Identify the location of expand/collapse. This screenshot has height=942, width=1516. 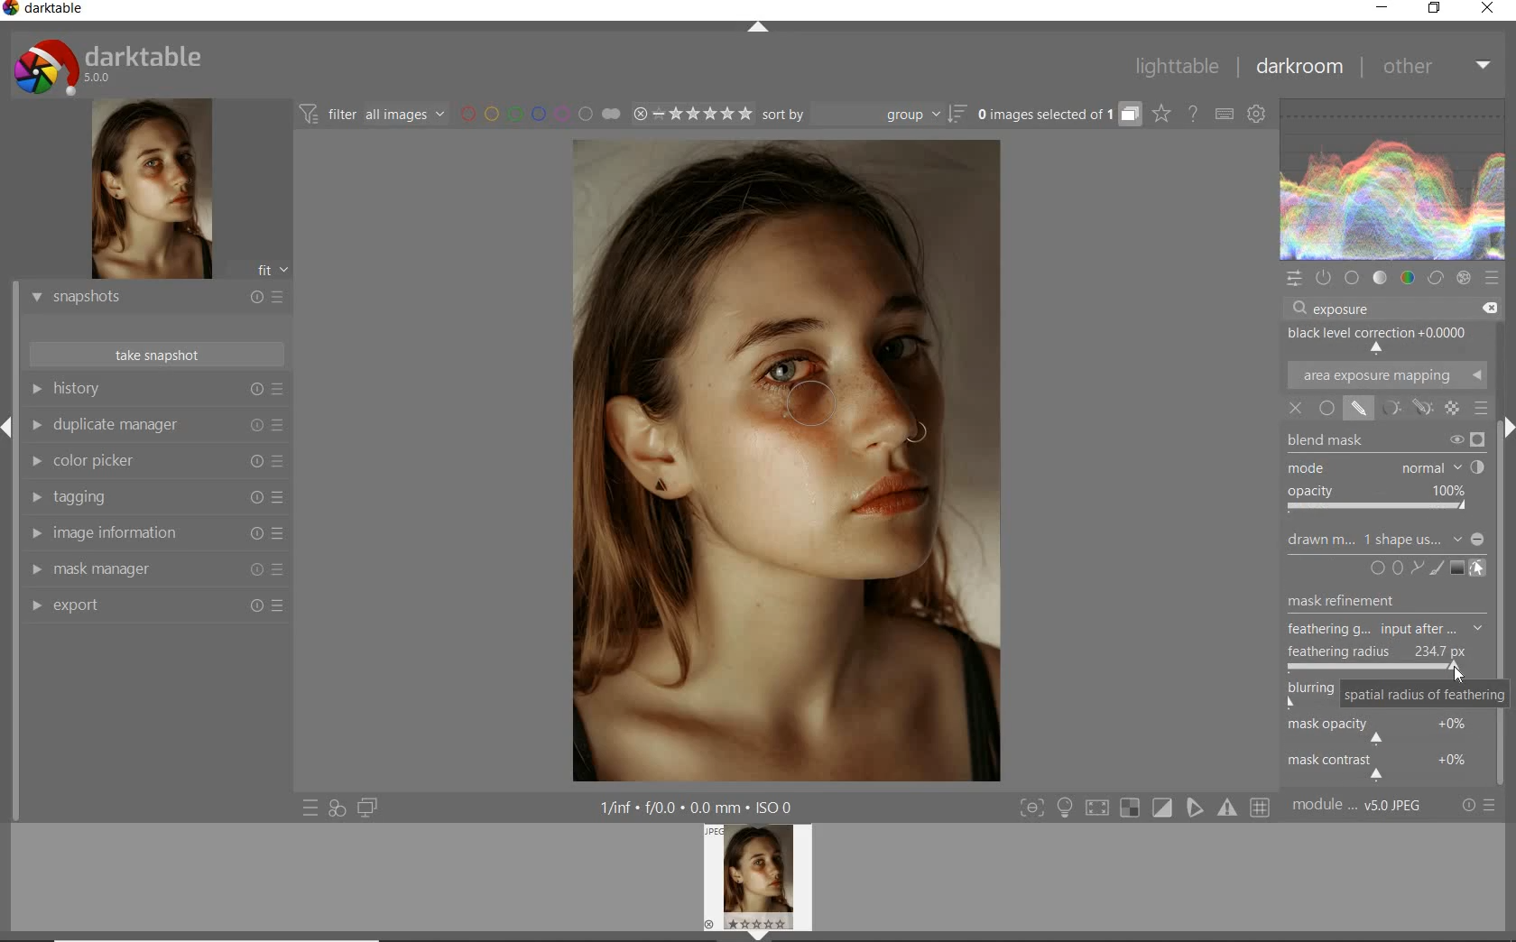
(758, 30).